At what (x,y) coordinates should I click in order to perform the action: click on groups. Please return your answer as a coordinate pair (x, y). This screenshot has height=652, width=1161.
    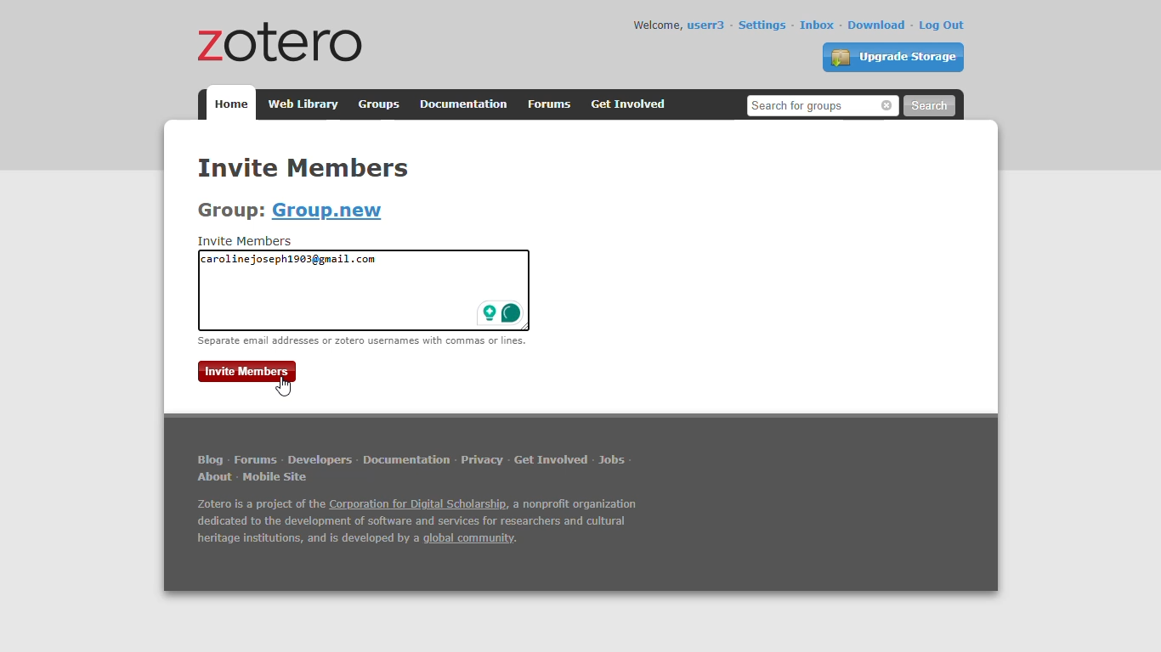
    Looking at the image, I should click on (380, 104).